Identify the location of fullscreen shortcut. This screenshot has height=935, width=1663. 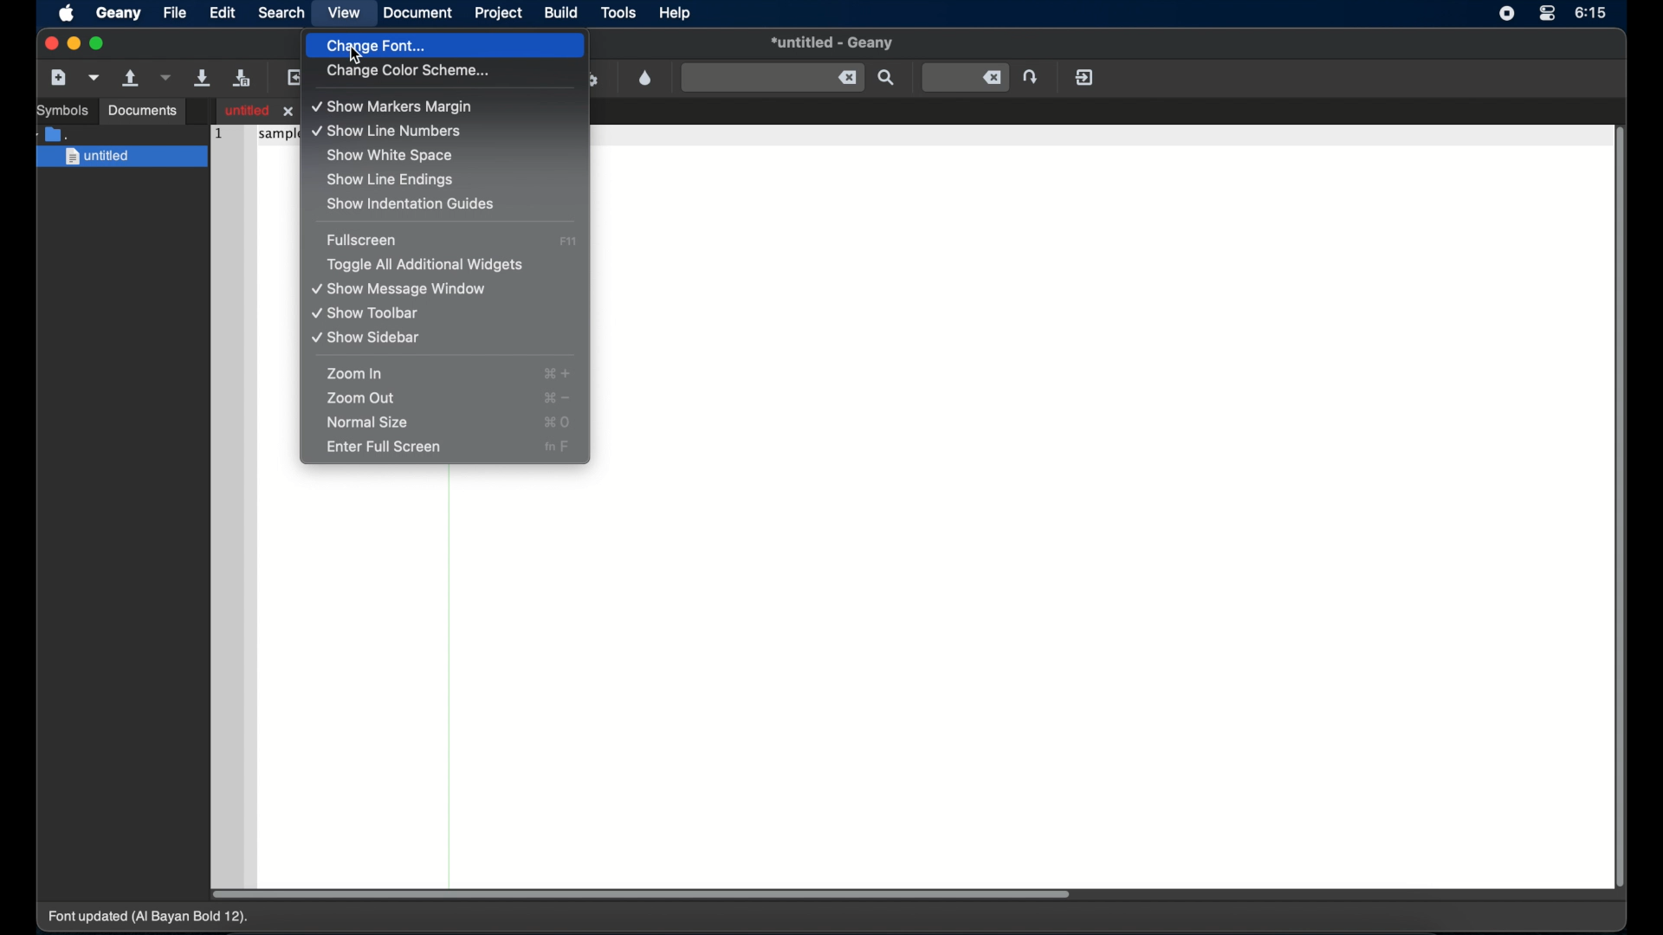
(568, 242).